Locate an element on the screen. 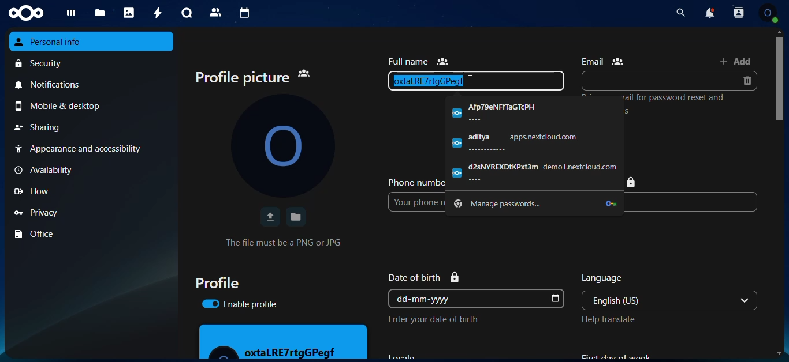  language is located at coordinates (603, 278).